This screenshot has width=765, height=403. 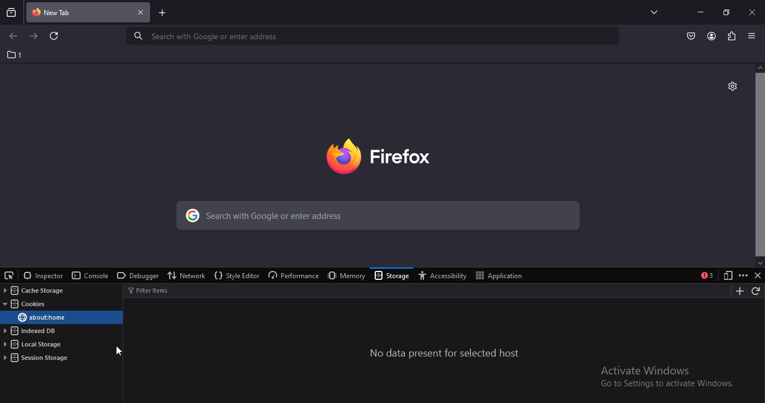 What do you see at coordinates (90, 276) in the screenshot?
I see `console` at bounding box center [90, 276].